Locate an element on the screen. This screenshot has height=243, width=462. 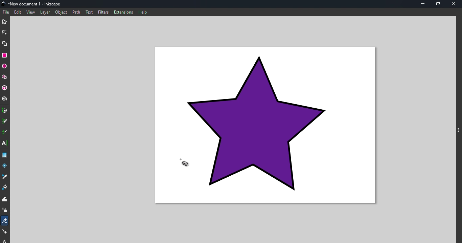
maximize is located at coordinates (439, 4).